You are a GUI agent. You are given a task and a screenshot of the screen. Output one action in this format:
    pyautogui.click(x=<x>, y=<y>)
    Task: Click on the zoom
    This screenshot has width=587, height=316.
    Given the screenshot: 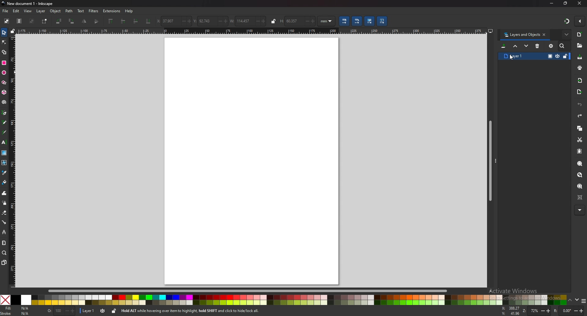 What is the action you would take?
    pyautogui.click(x=537, y=310)
    